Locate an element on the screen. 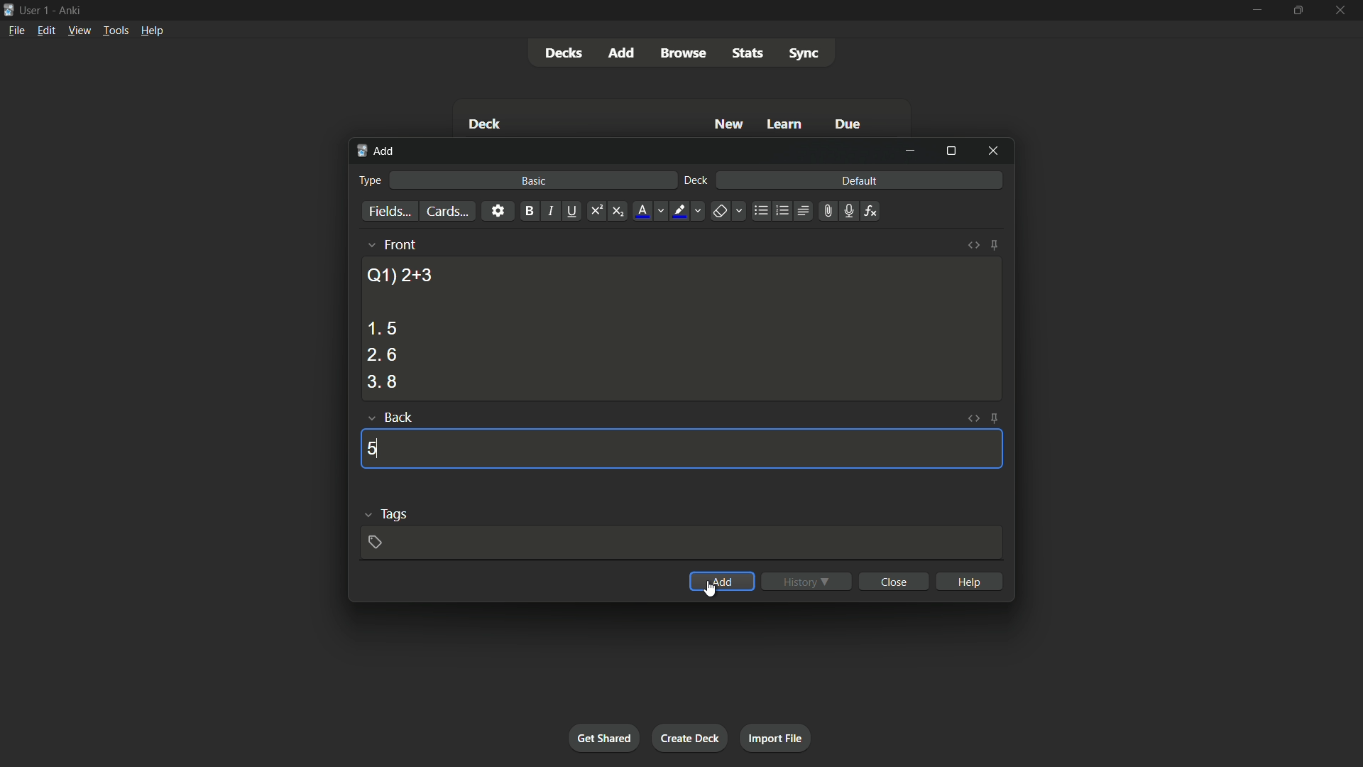  front is located at coordinates (399, 244).